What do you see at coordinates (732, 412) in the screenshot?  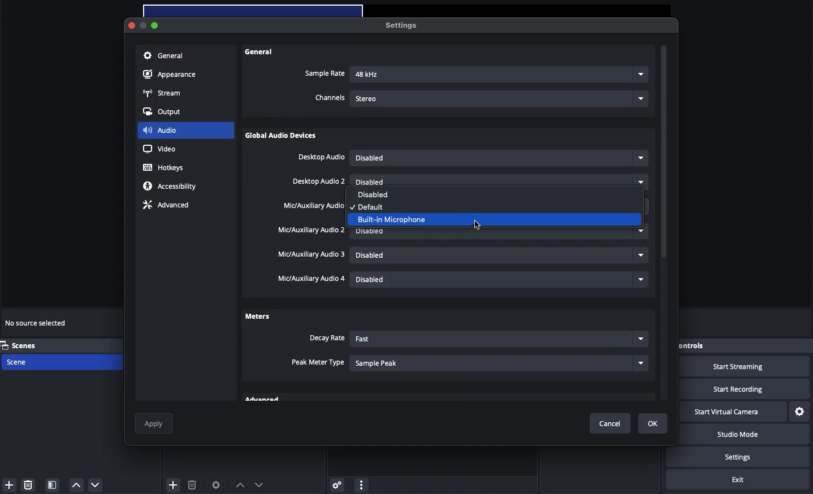 I see `Start virtual camera` at bounding box center [732, 412].